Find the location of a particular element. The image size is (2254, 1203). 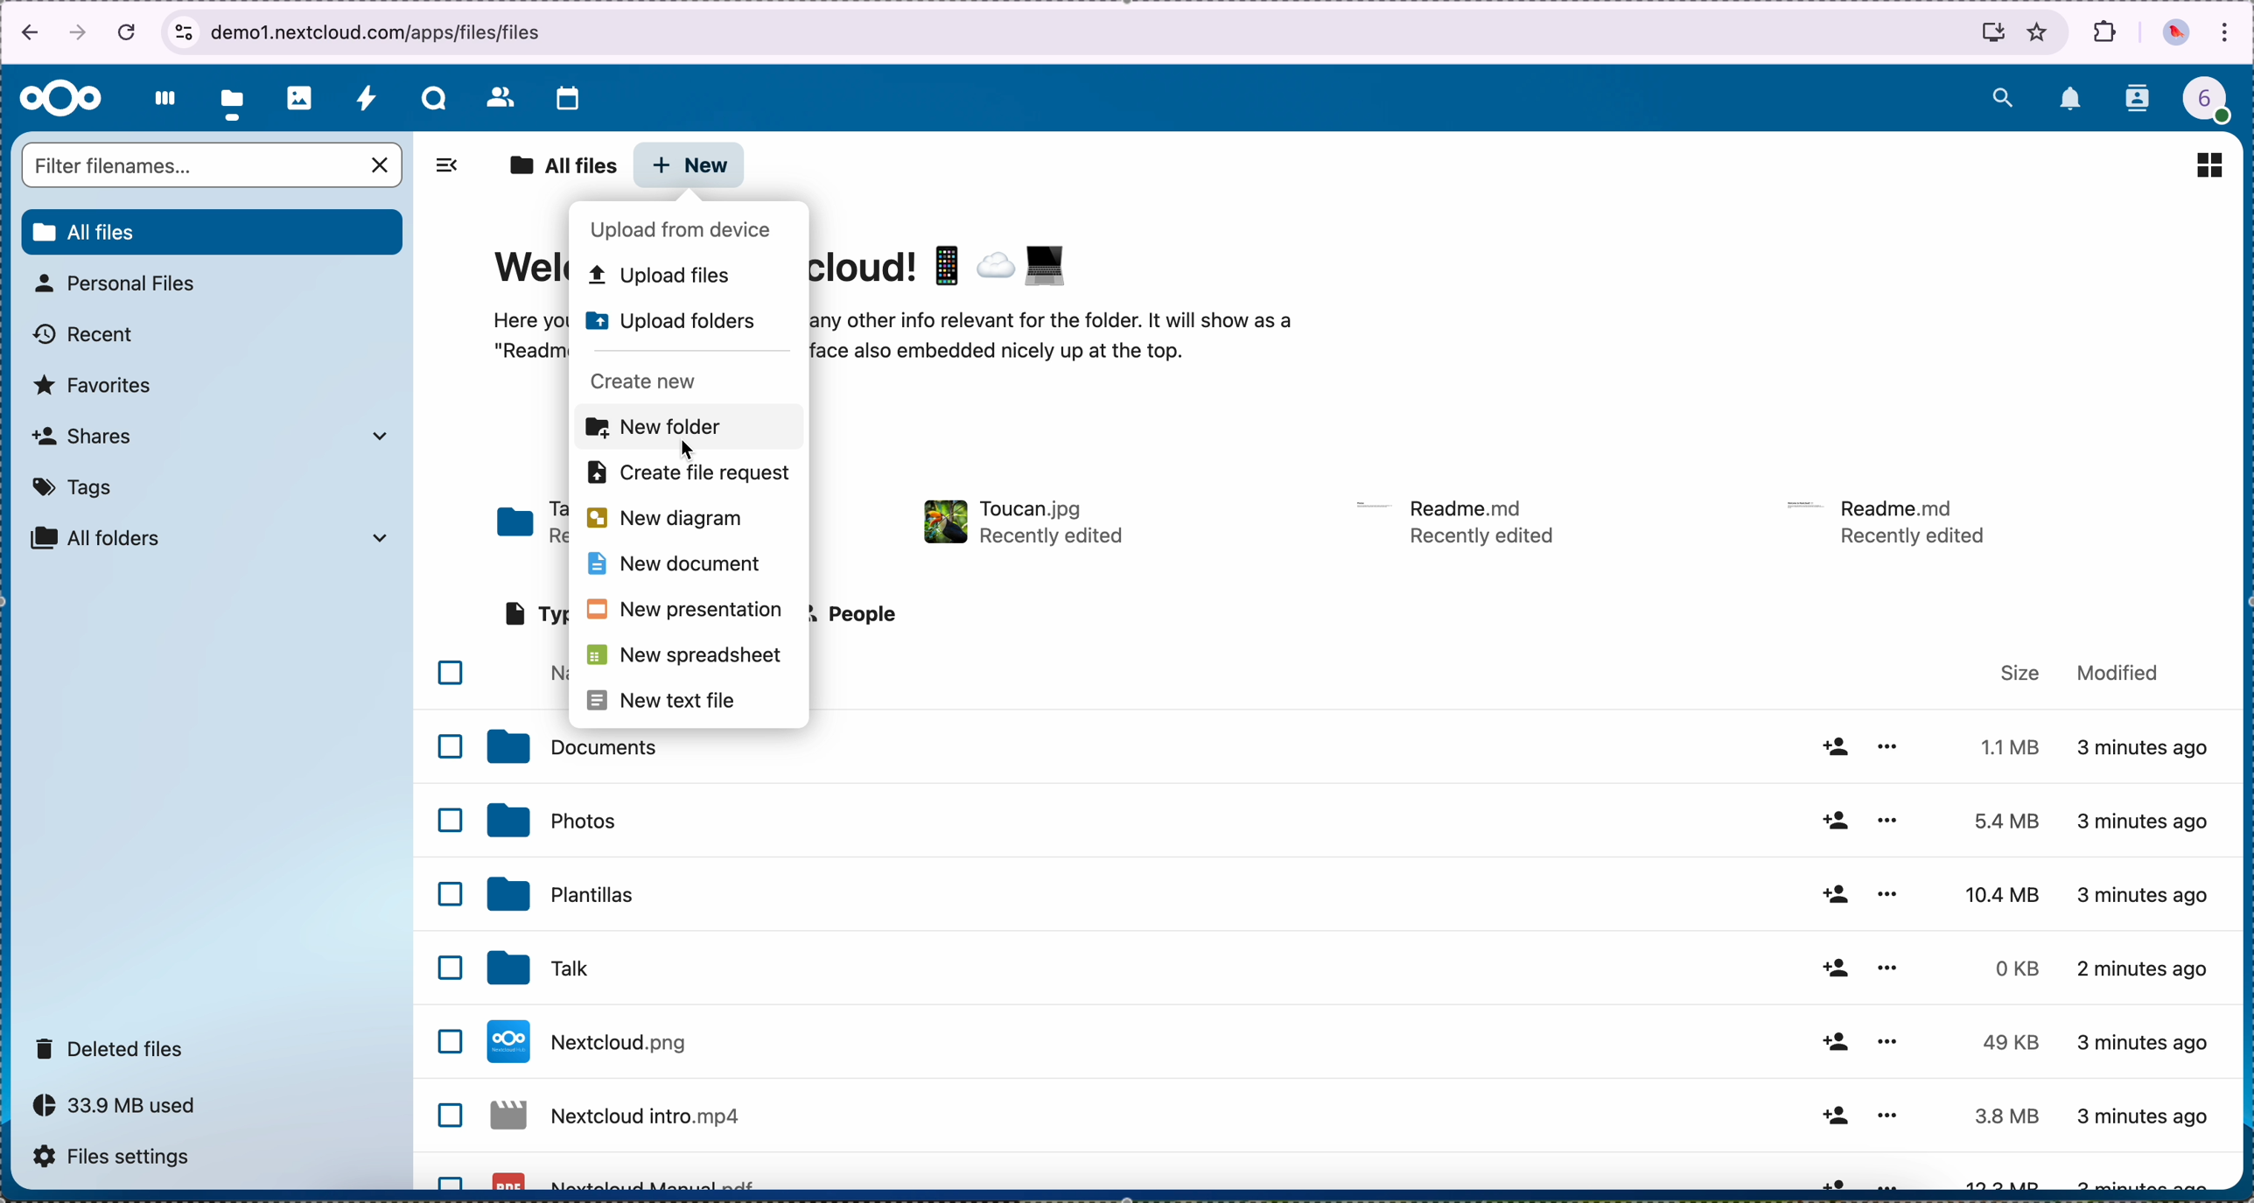

click on new folder is located at coordinates (686, 429).